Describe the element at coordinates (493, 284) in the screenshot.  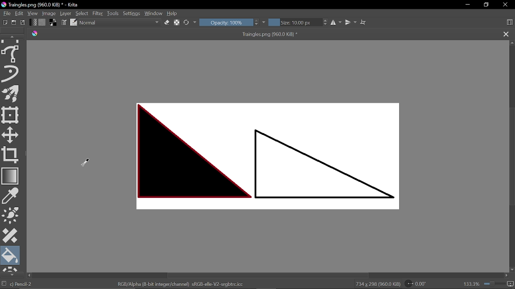
I see `Zoom` at that location.